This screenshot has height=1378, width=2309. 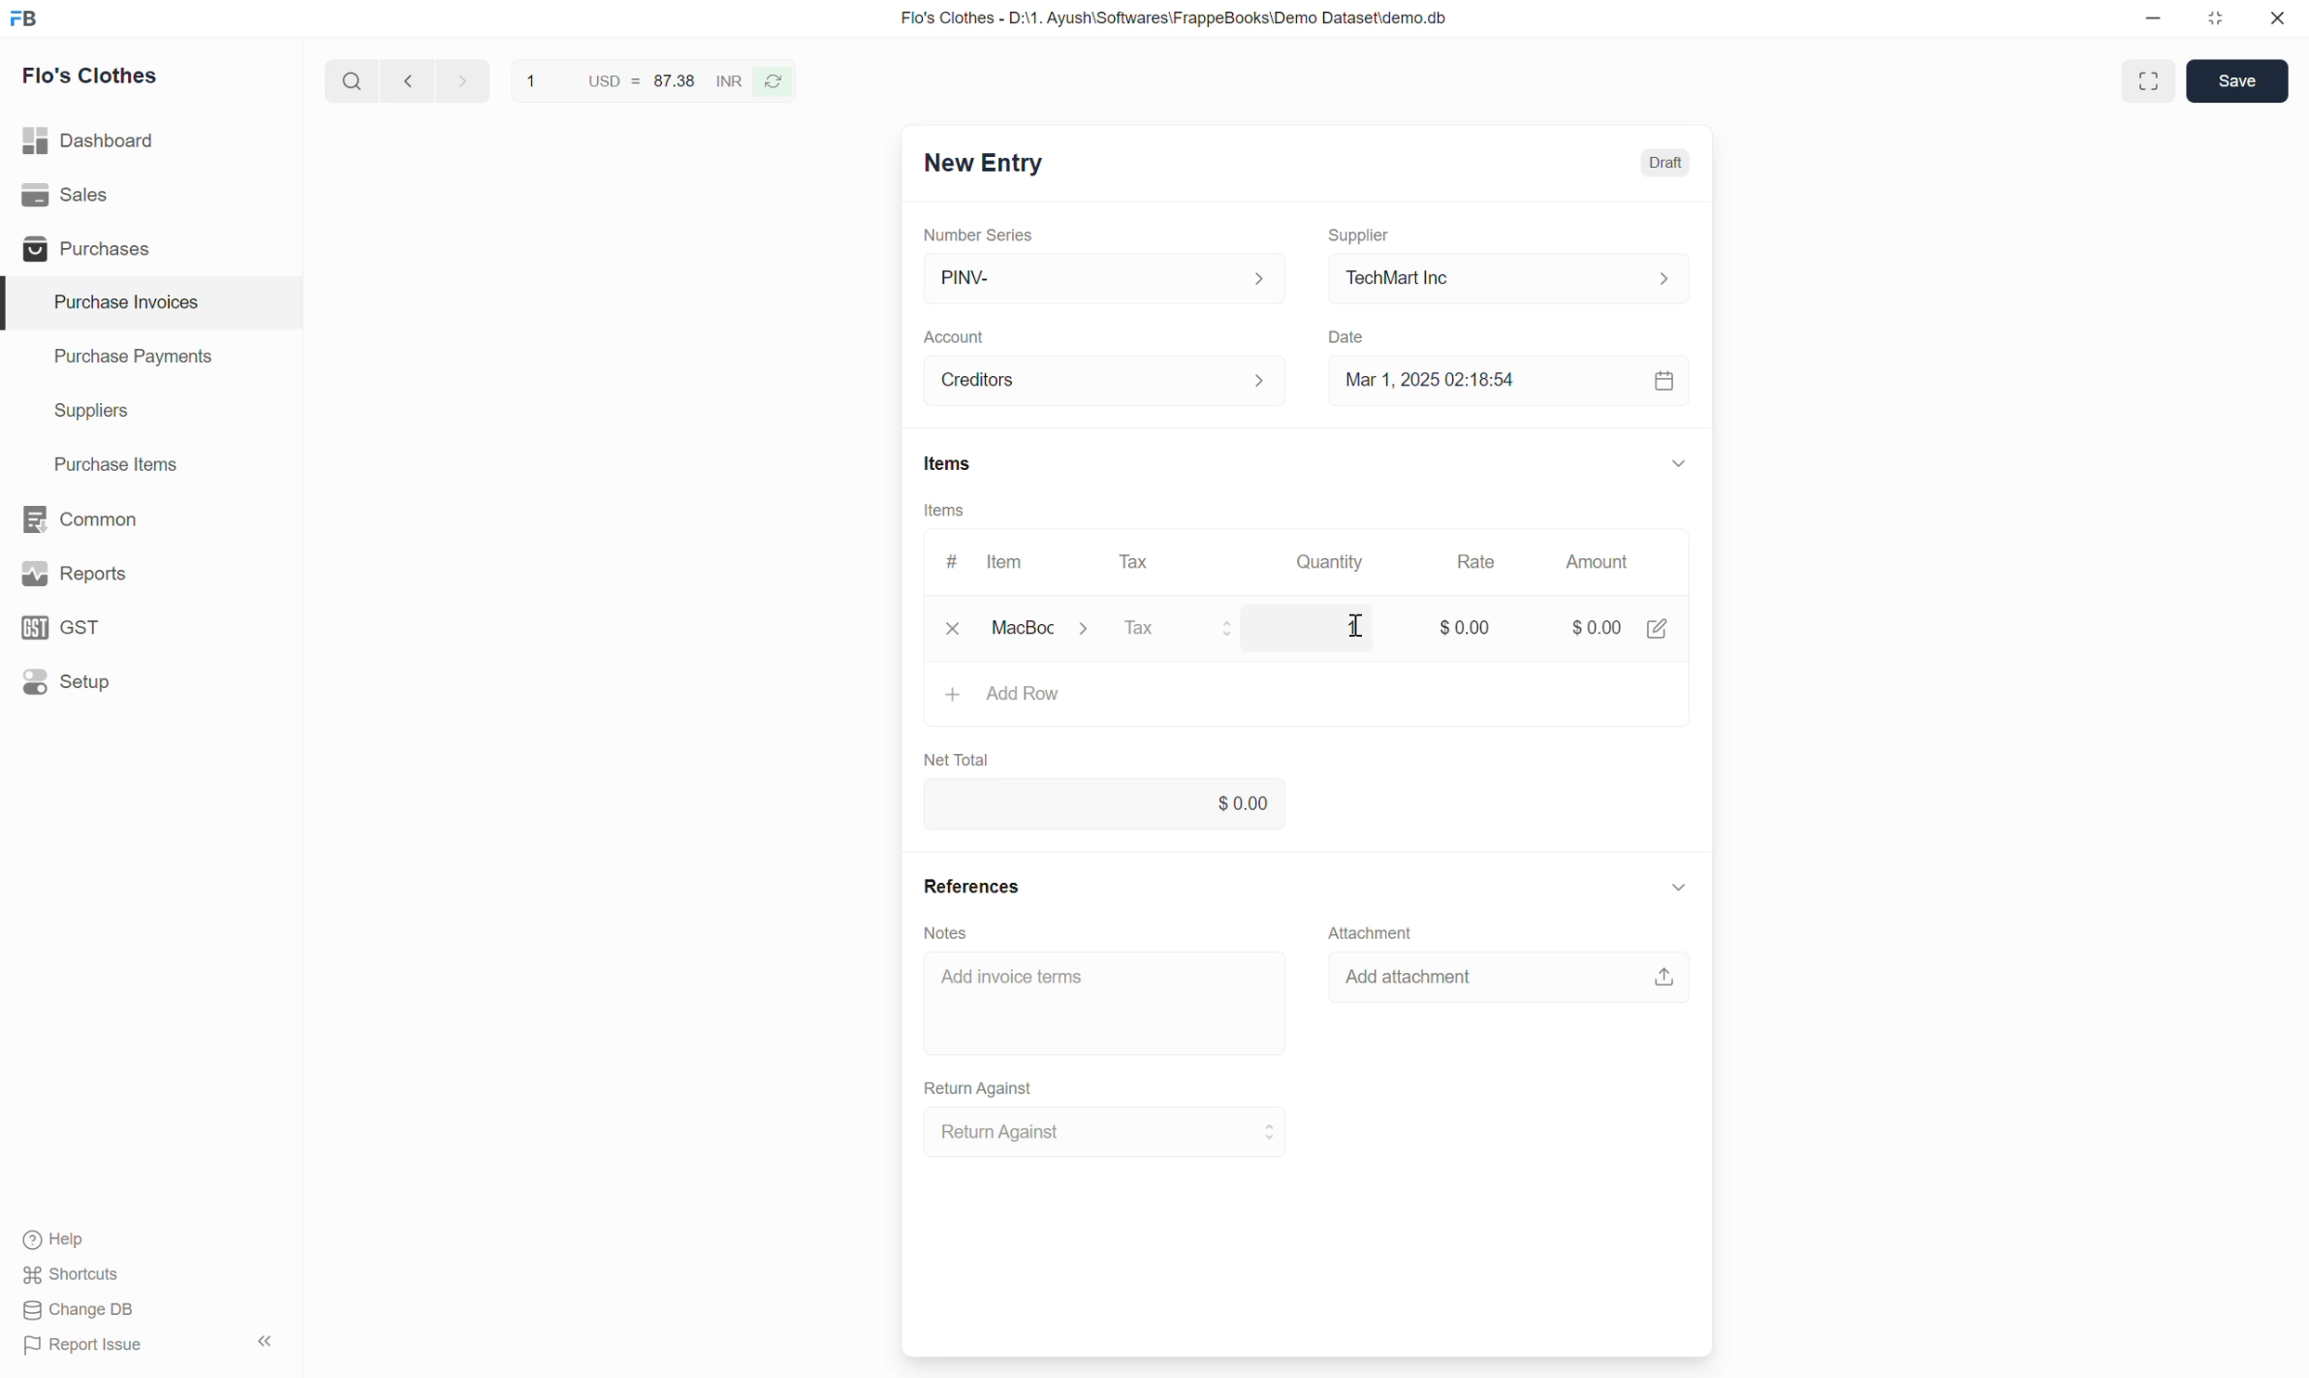 What do you see at coordinates (151, 465) in the screenshot?
I see `Purchase Items` at bounding box center [151, 465].